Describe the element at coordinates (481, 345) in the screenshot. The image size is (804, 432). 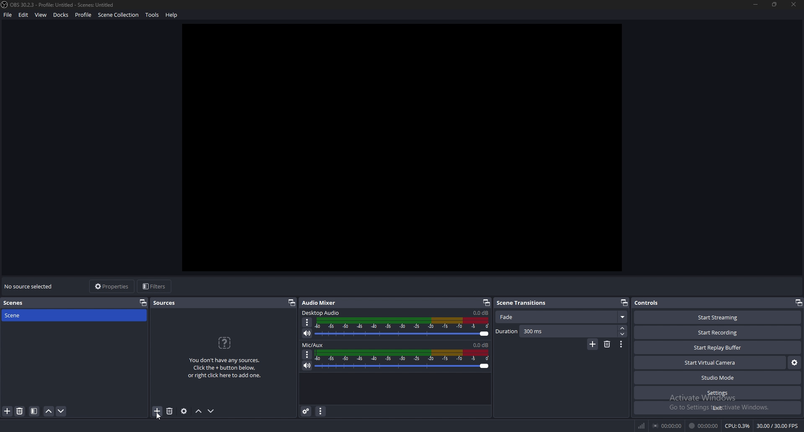
I see `volume level` at that location.